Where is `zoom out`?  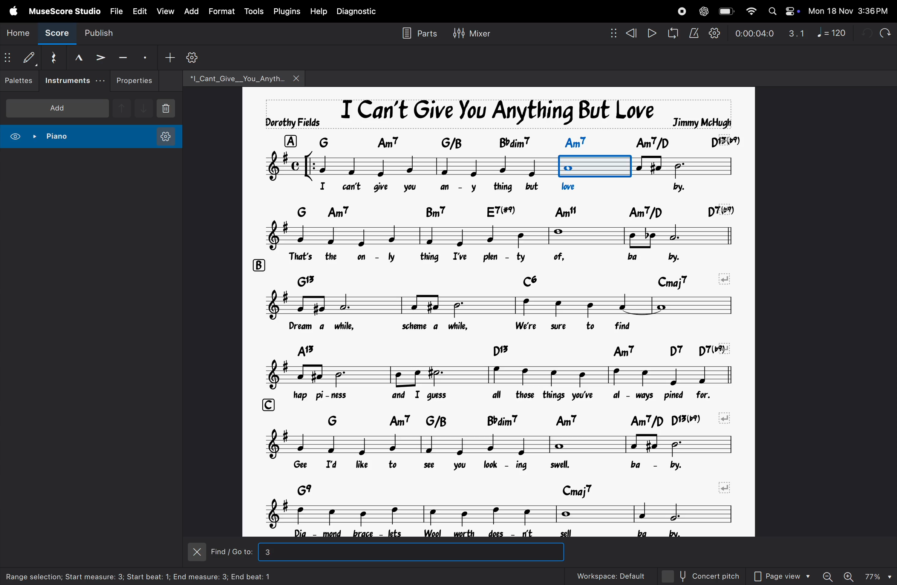 zoom out is located at coordinates (827, 576).